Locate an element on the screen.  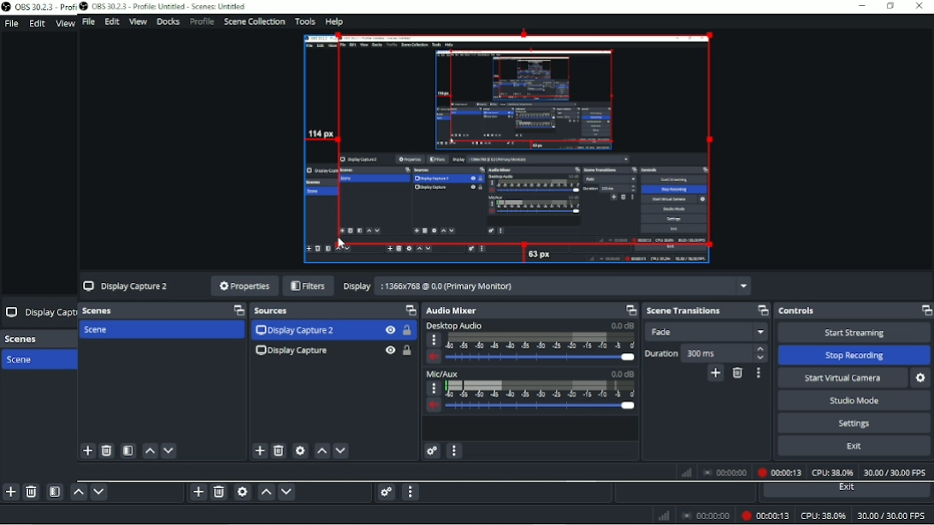
Desktop Audio is located at coordinates (458, 327).